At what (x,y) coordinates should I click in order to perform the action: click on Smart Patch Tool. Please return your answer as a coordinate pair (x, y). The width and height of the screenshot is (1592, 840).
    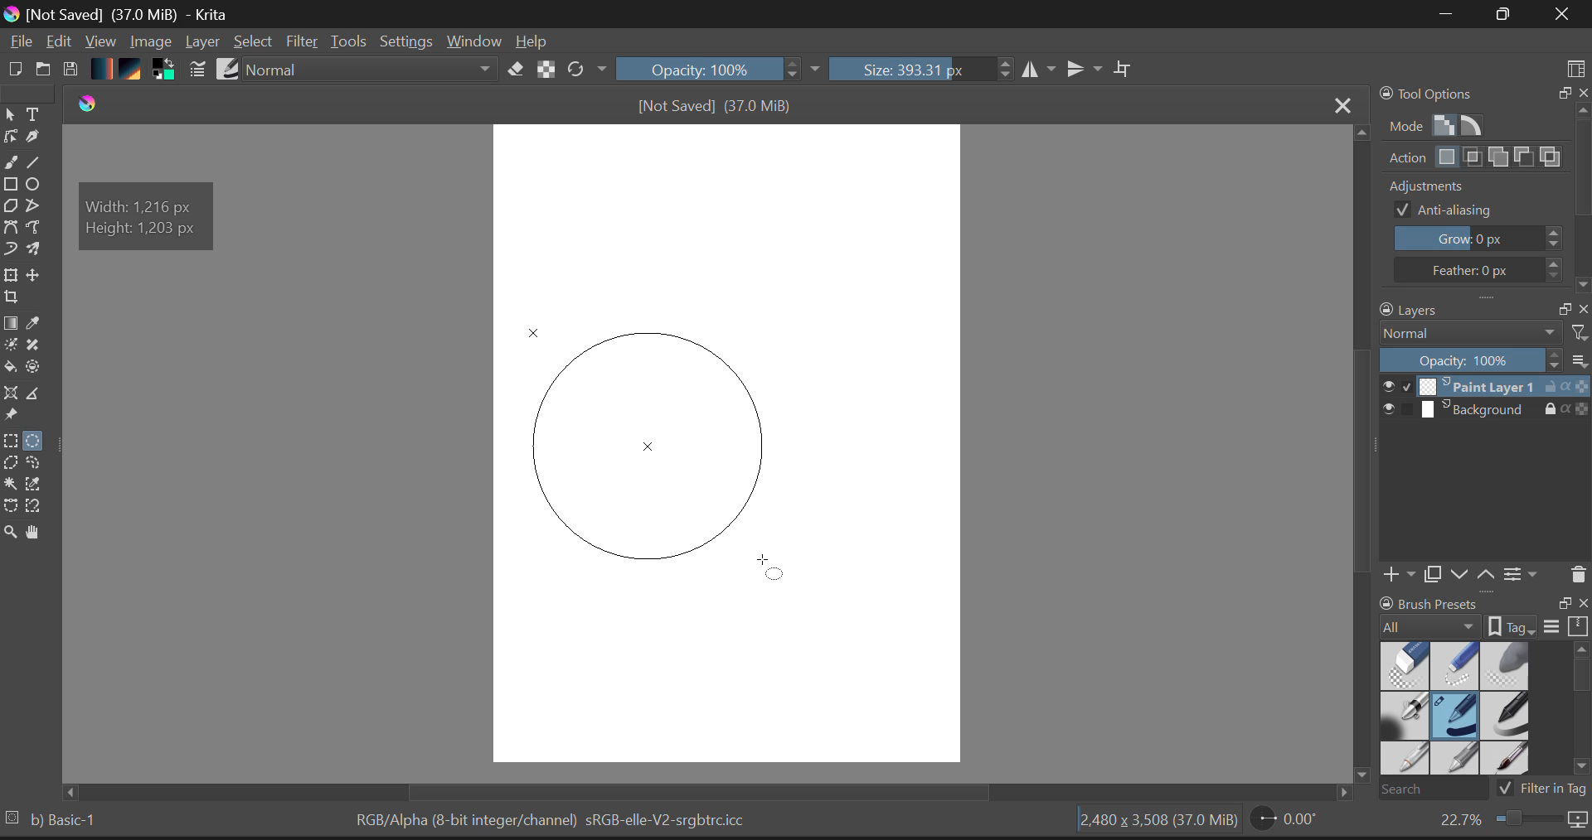
    Looking at the image, I should click on (36, 348).